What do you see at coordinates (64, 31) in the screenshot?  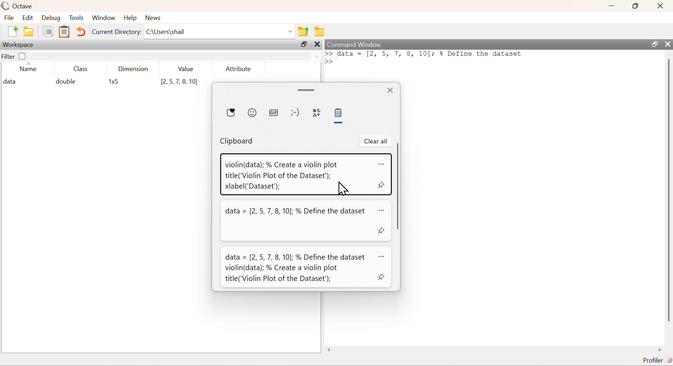 I see `Clipboard` at bounding box center [64, 31].